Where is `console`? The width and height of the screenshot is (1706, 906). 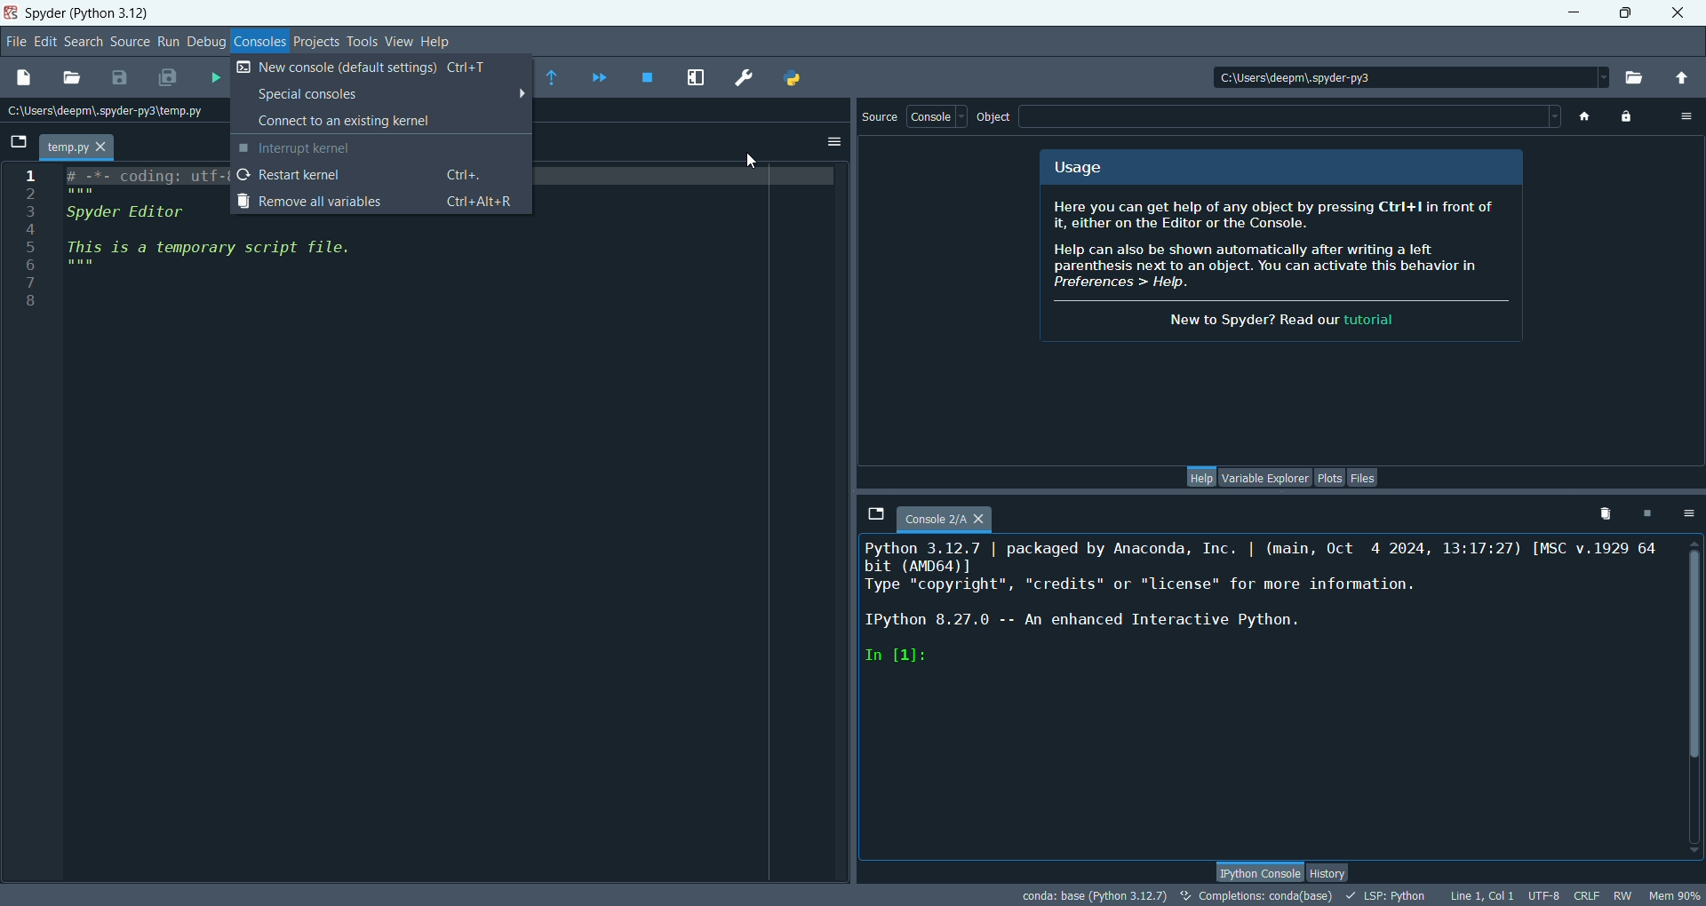 console is located at coordinates (947, 520).